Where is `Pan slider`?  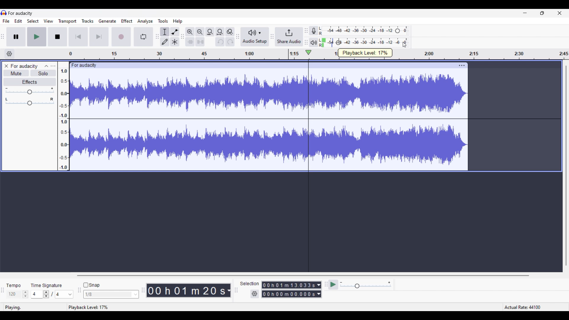
Pan slider is located at coordinates (29, 101).